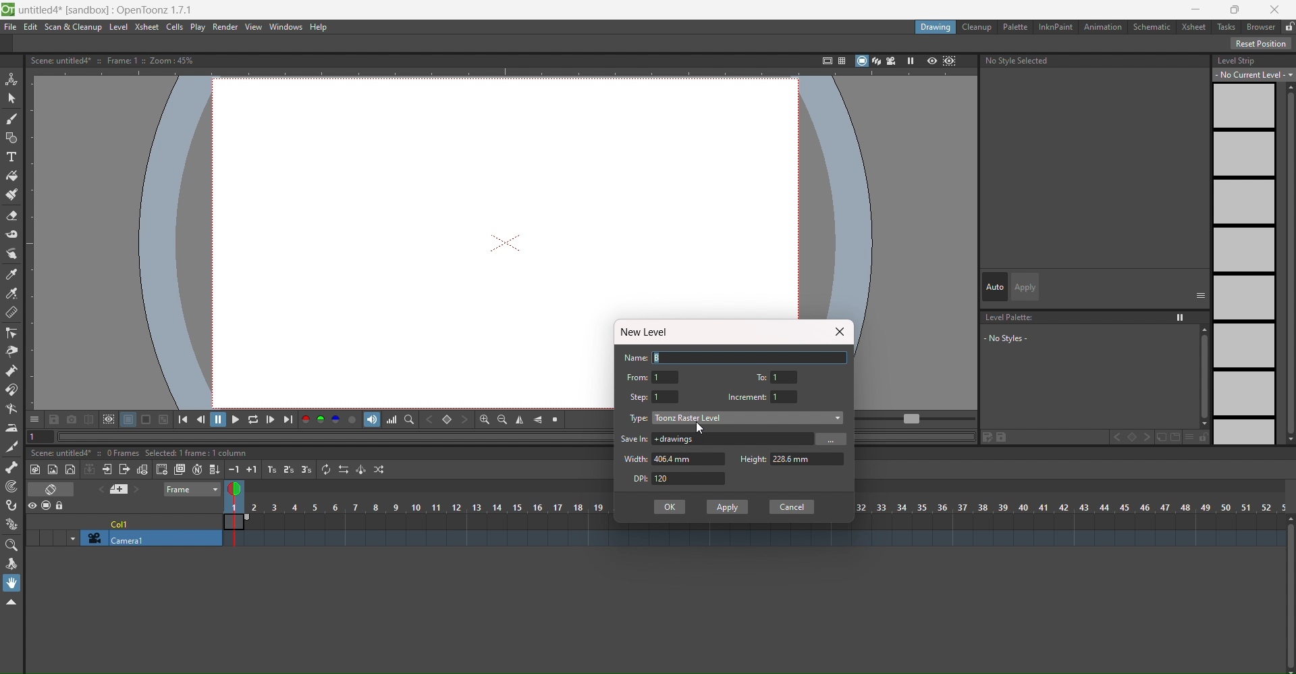 Image resolution: width=1296 pixels, height=674 pixels. What do you see at coordinates (179, 470) in the screenshot?
I see `duplicate drawing` at bounding box center [179, 470].